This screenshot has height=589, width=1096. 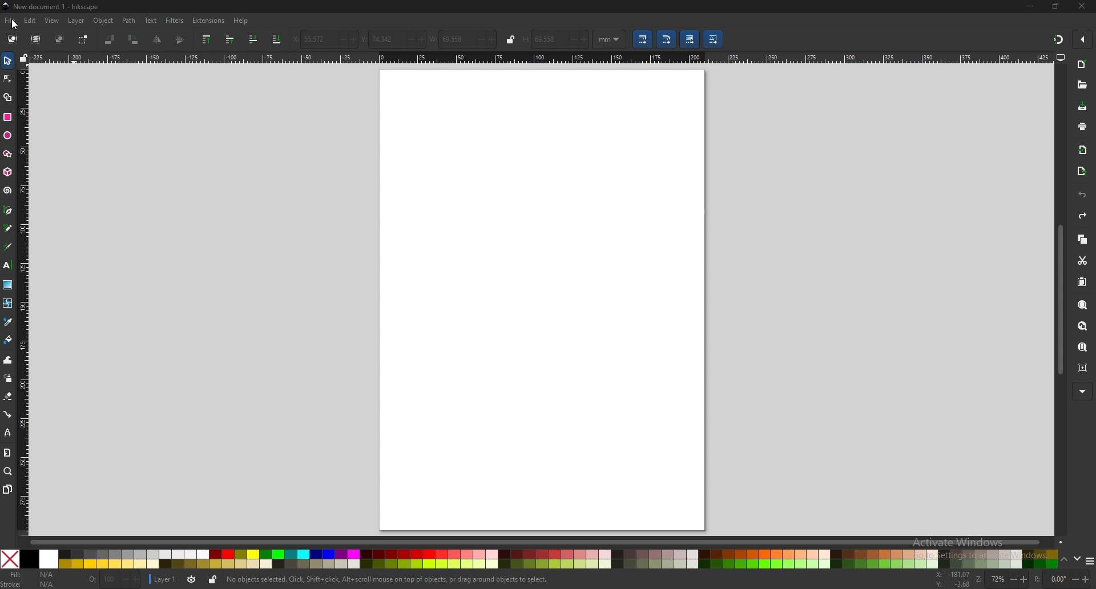 I want to click on redo, so click(x=1083, y=216).